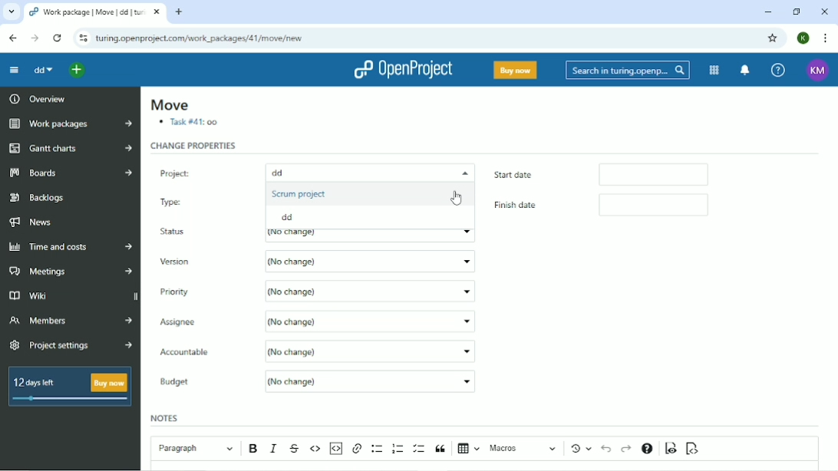 The width and height of the screenshot is (838, 471). Describe the element at coordinates (181, 291) in the screenshot. I see `Priority` at that location.